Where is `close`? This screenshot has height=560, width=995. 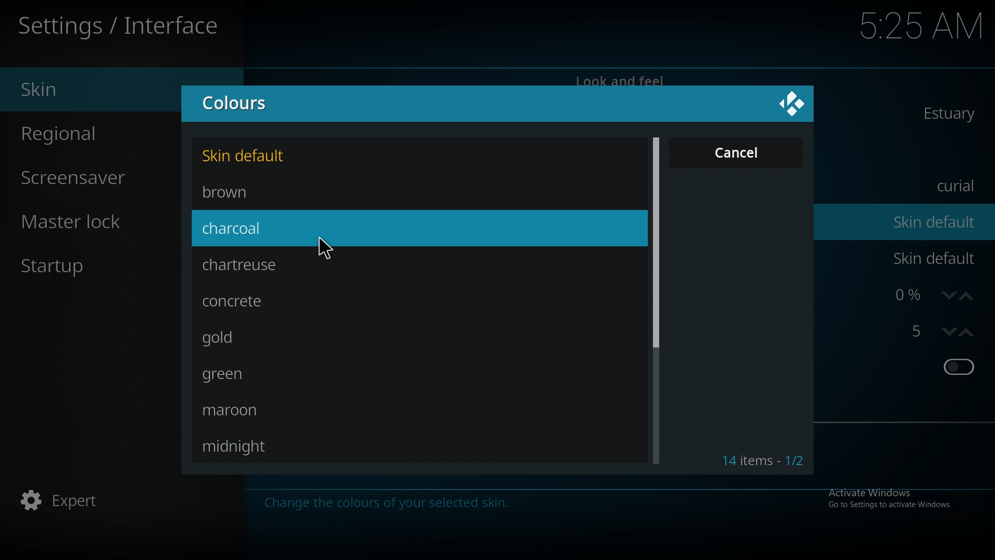
close is located at coordinates (791, 104).